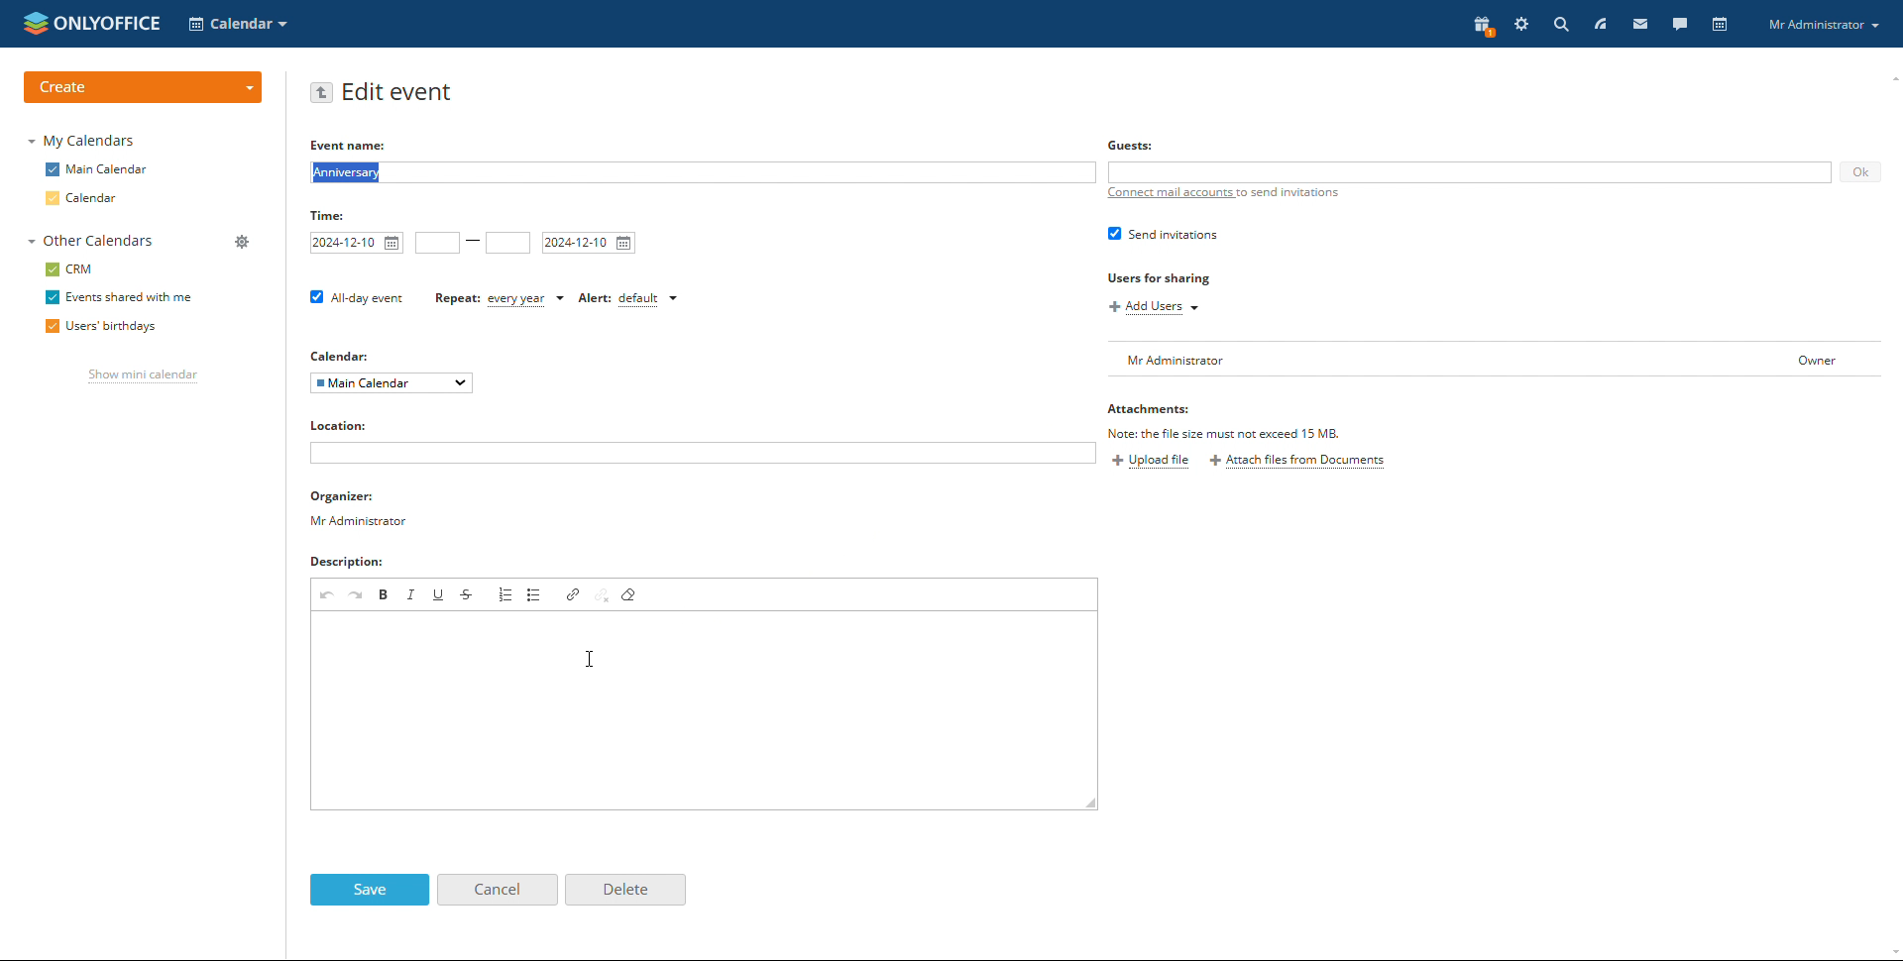 This screenshot has width=1903, height=961. Describe the element at coordinates (440, 593) in the screenshot. I see `underline` at that location.